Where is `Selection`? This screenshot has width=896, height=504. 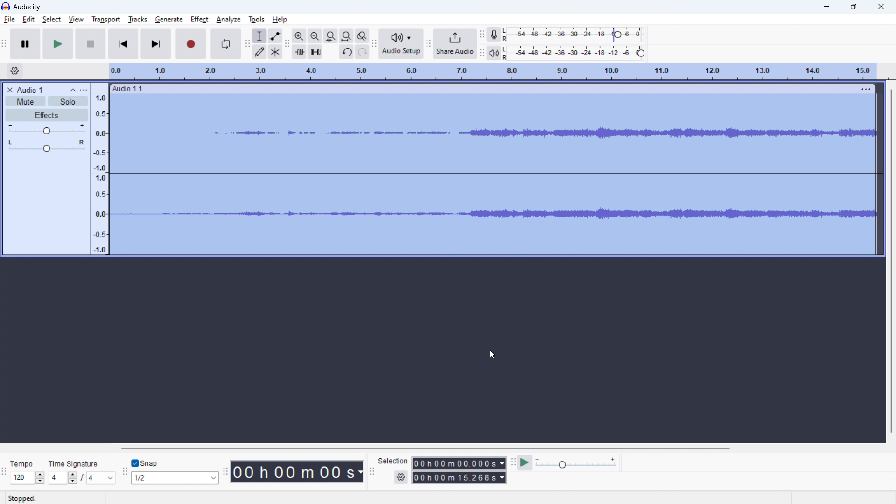 Selection is located at coordinates (393, 461).